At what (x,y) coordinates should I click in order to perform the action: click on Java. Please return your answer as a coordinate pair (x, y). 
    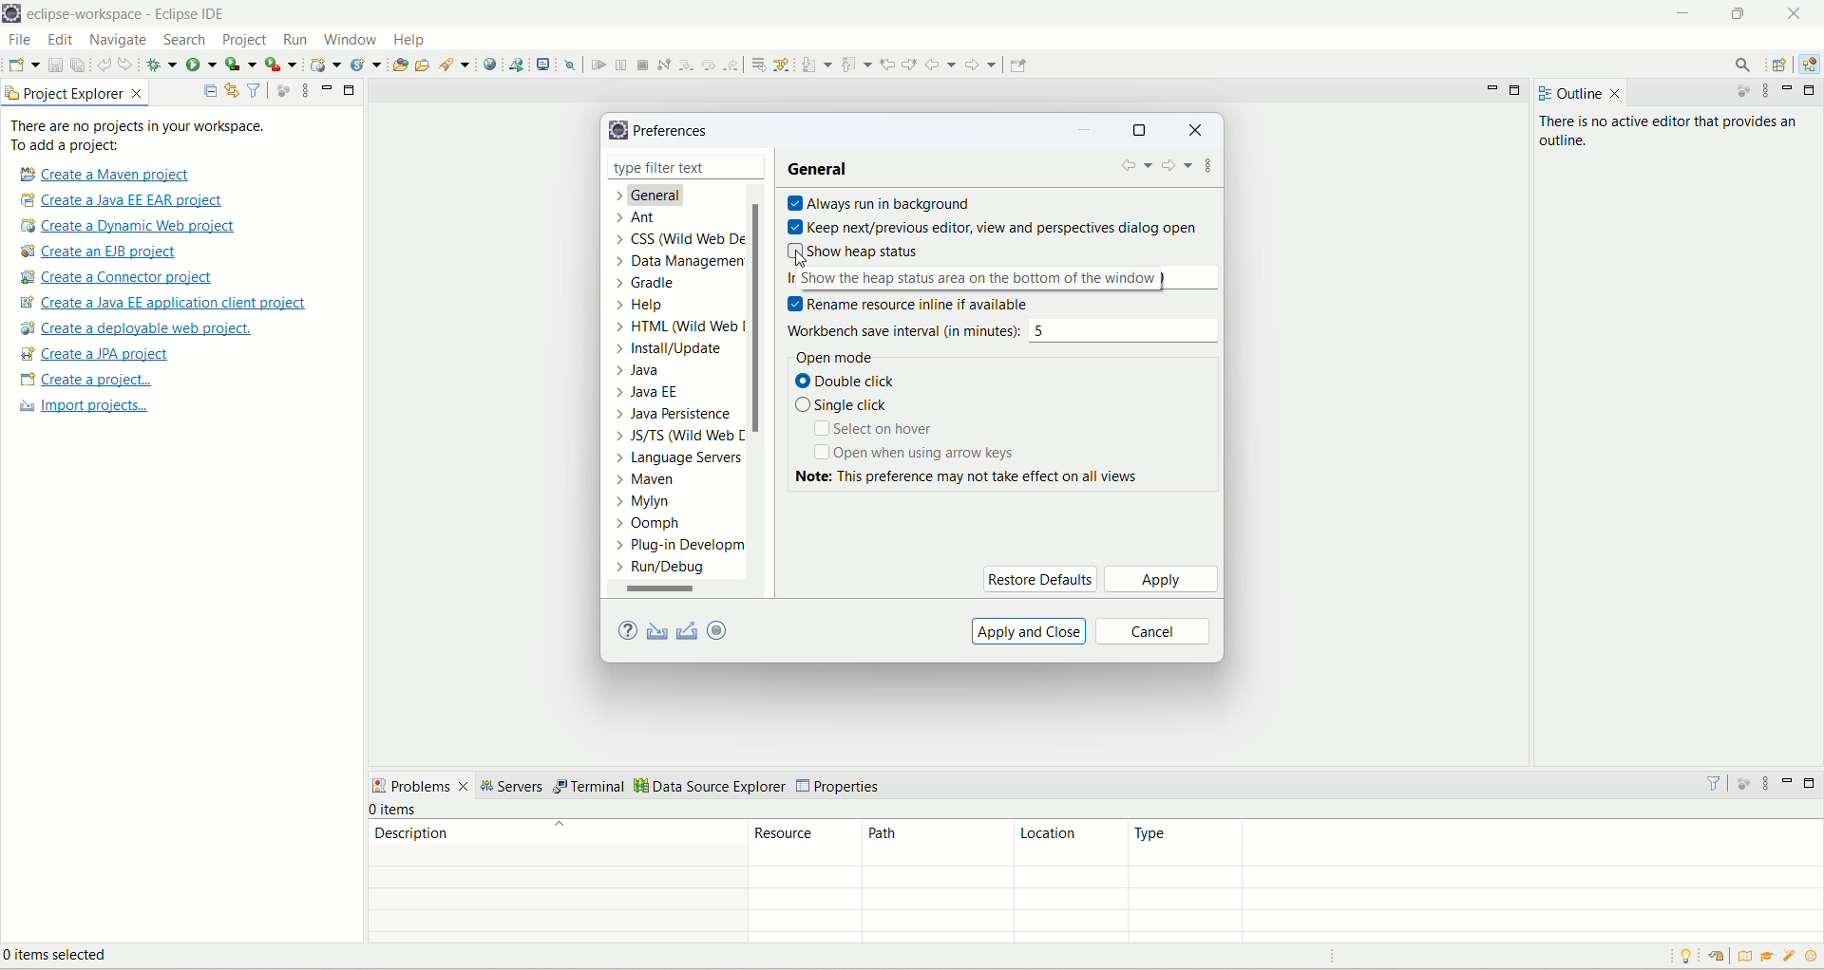
    Looking at the image, I should click on (645, 372).